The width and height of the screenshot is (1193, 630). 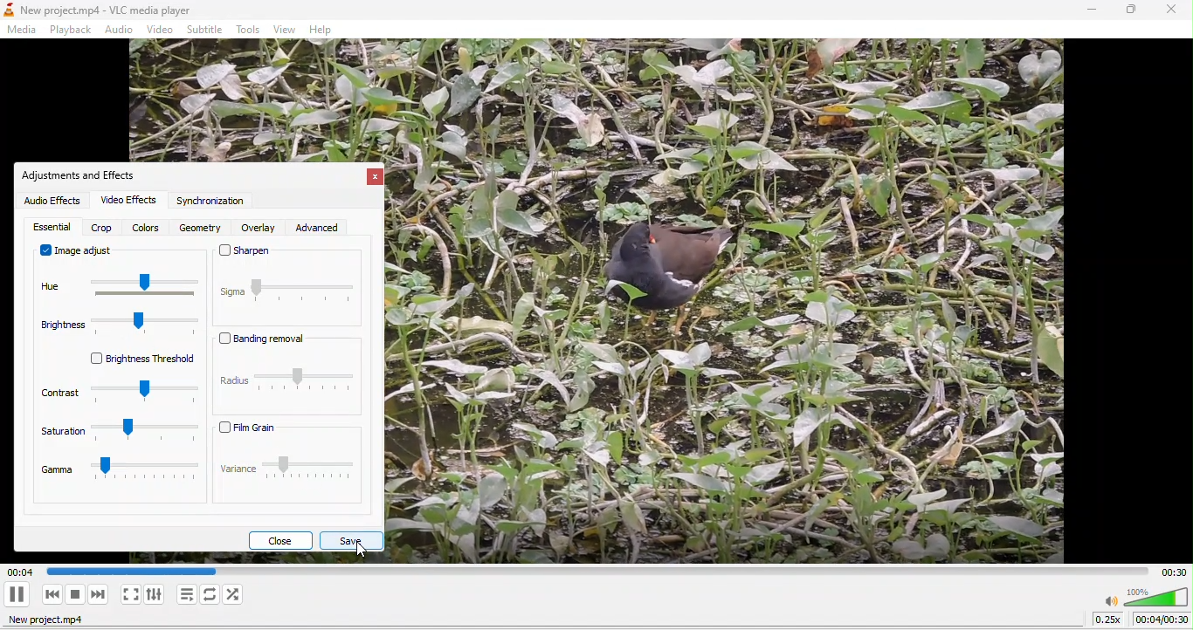 I want to click on tools, so click(x=250, y=31).